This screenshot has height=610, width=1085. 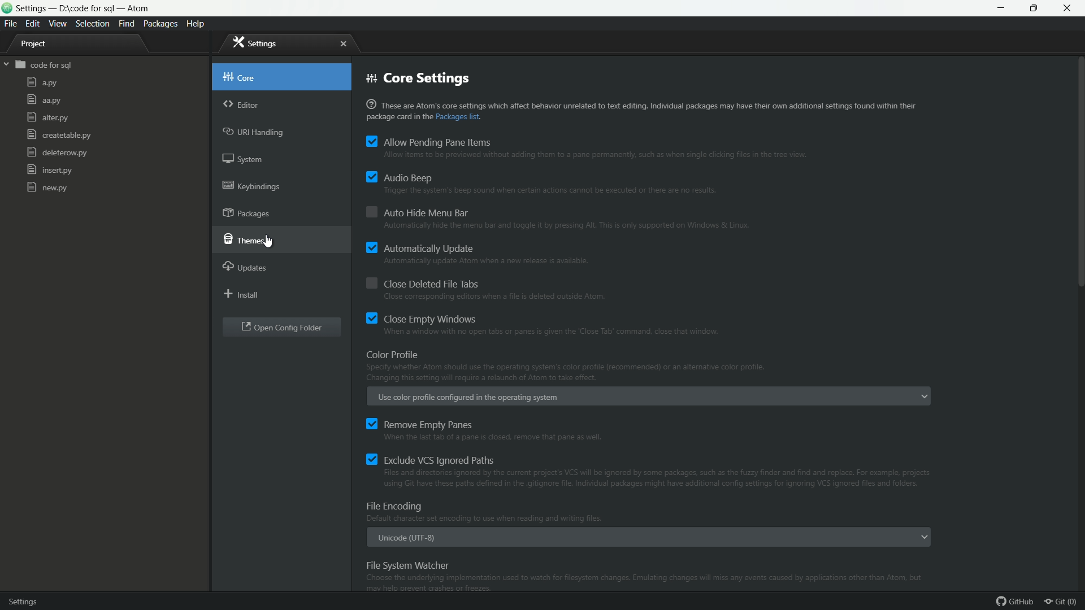 I want to click on full screen, so click(x=1037, y=8).